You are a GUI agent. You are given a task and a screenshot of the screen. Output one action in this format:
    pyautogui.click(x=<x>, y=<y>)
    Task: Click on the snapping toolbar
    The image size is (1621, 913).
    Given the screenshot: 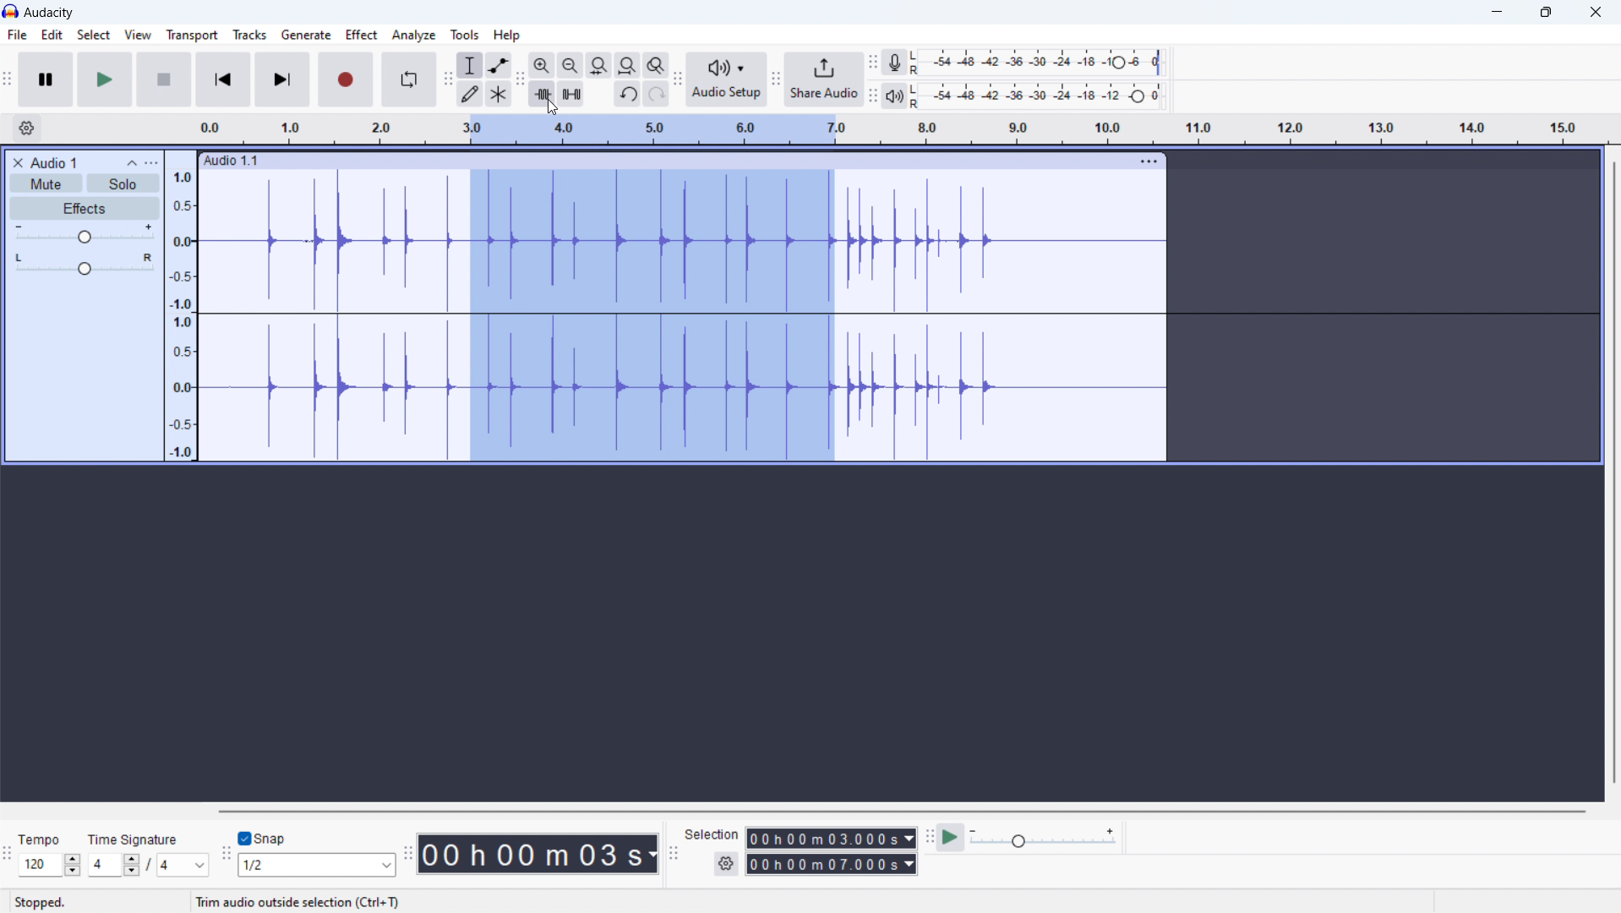 What is the action you would take?
    pyautogui.click(x=227, y=854)
    